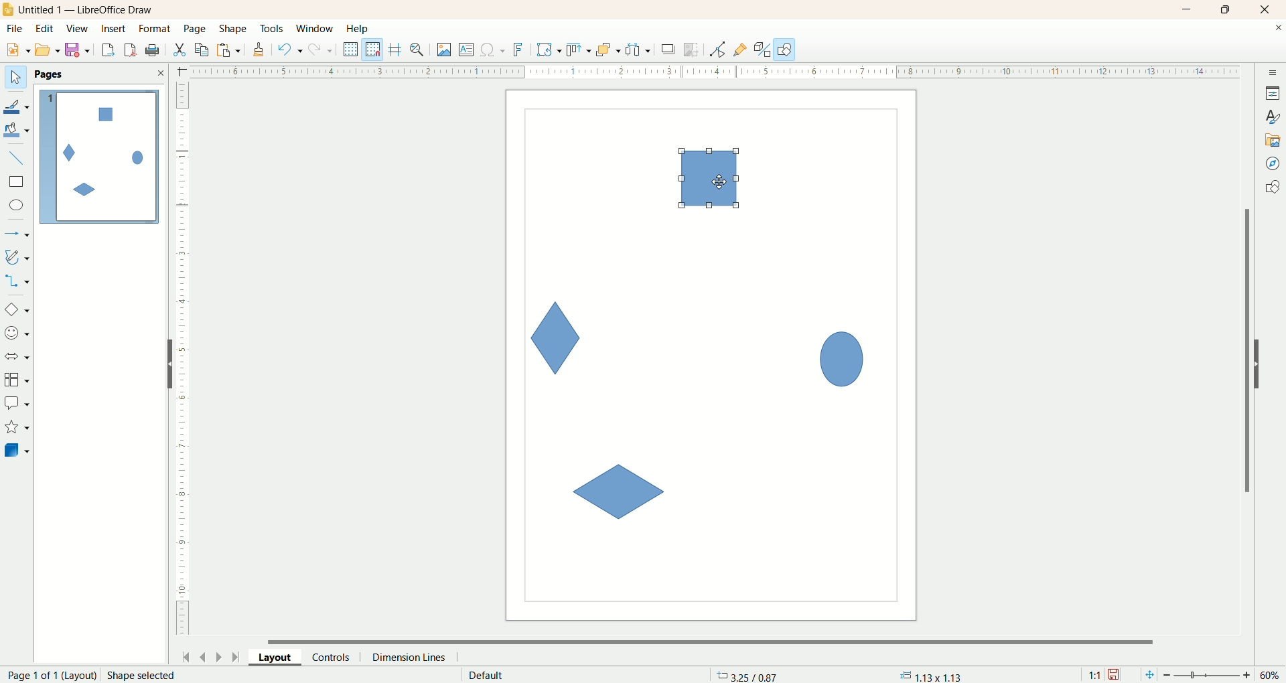 This screenshot has height=683, width=1286. Describe the element at coordinates (15, 78) in the screenshot. I see `select` at that location.